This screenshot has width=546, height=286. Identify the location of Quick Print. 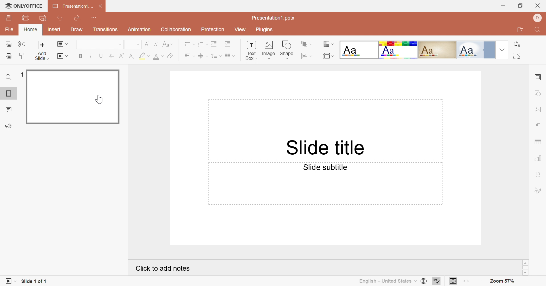
(44, 18).